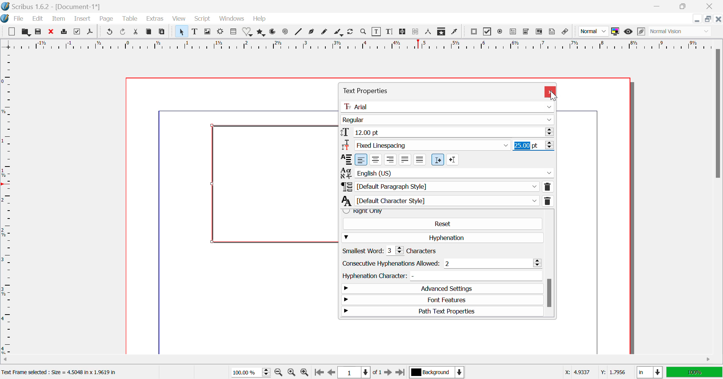 The height and width of the screenshot is (379, 723). Describe the element at coordinates (38, 32) in the screenshot. I see `Save` at that location.